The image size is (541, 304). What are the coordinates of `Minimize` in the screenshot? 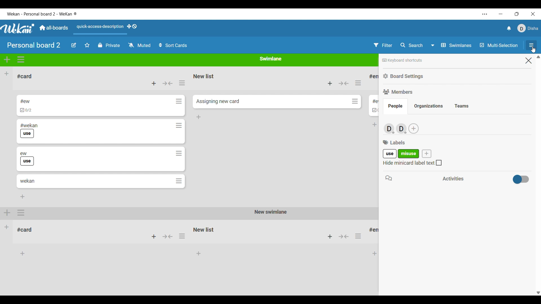 It's located at (501, 14).